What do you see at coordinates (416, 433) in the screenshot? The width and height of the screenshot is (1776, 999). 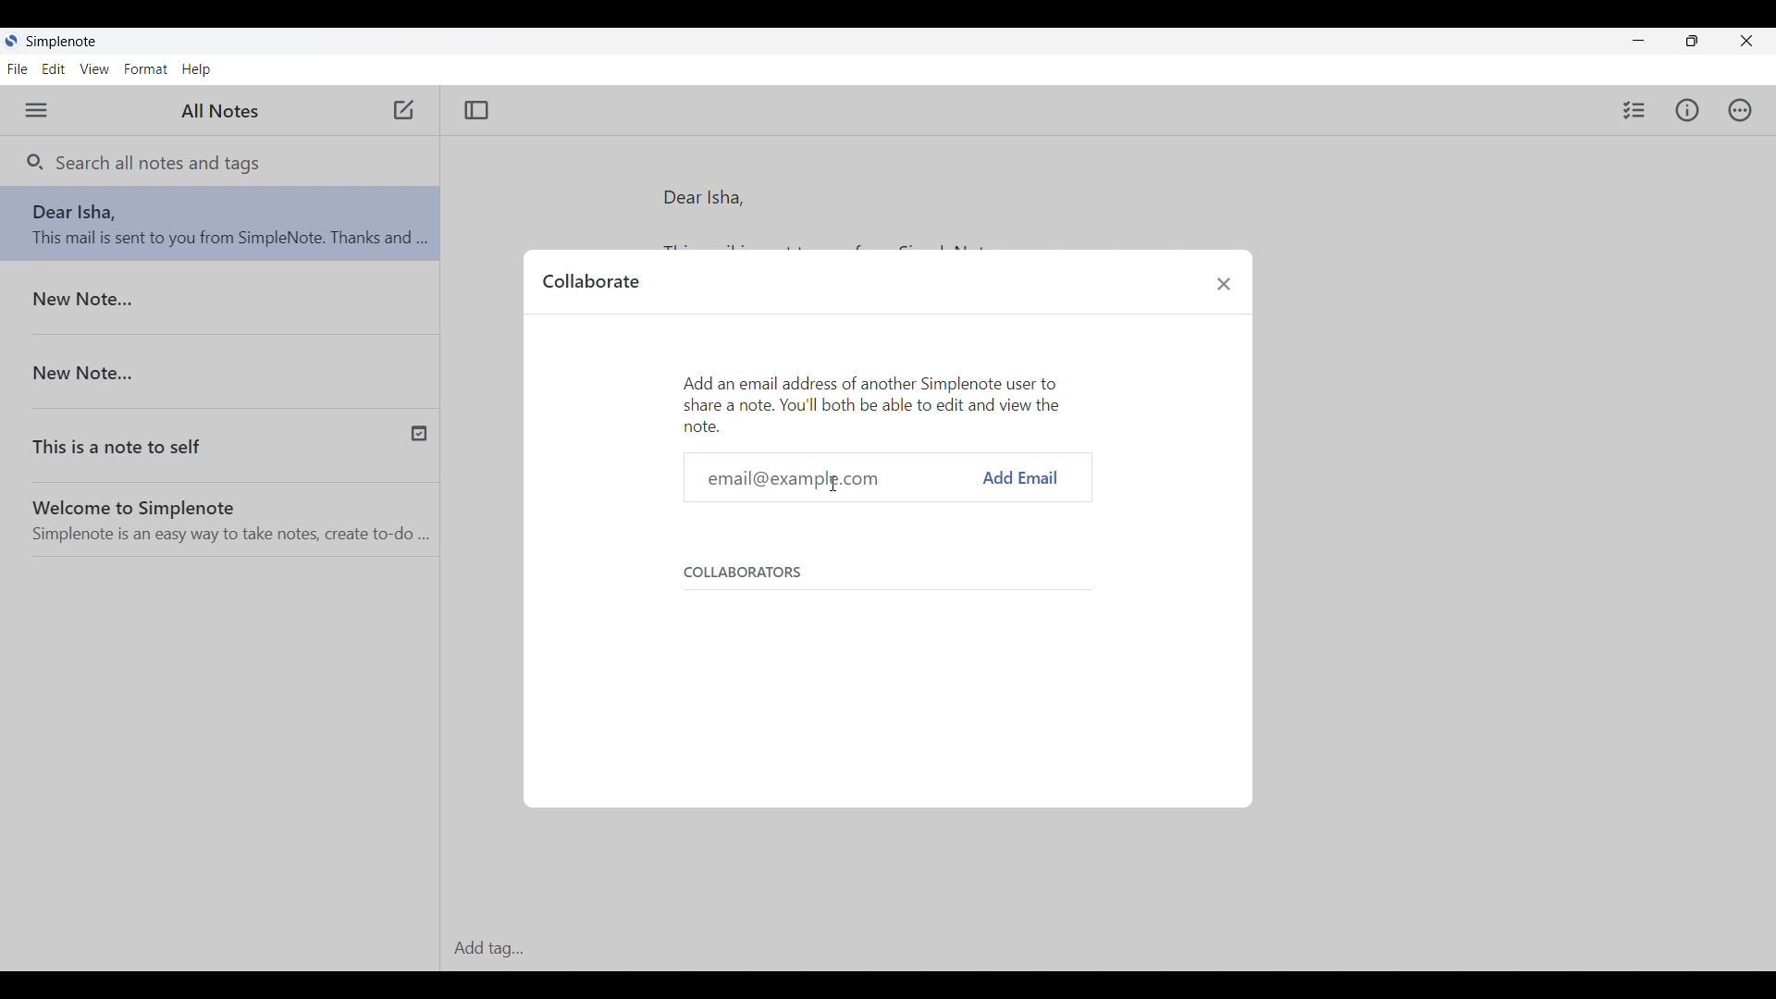 I see `Publish` at bounding box center [416, 433].